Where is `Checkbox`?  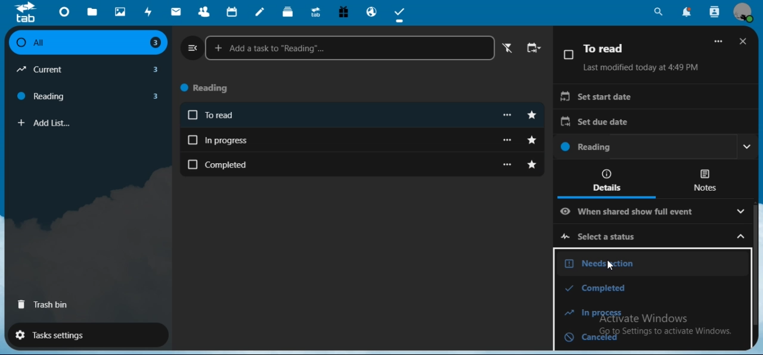
Checkbox is located at coordinates (192, 139).